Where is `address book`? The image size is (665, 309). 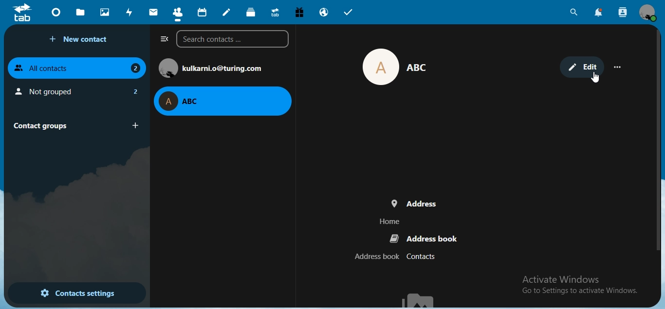
address book is located at coordinates (425, 239).